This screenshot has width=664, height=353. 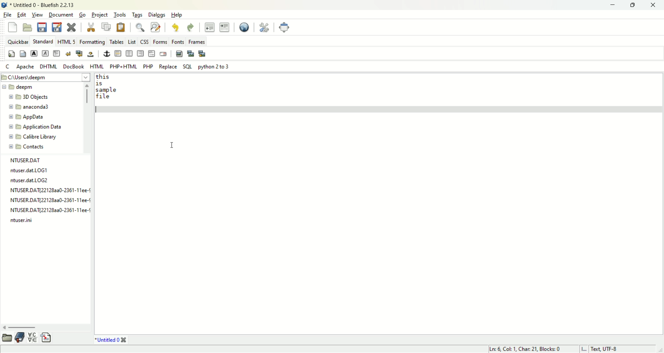 I want to click on charmap, so click(x=33, y=337).